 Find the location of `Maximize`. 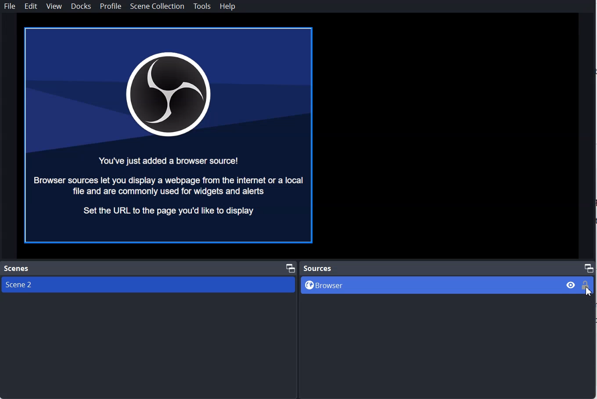

Maximize is located at coordinates (589, 267).